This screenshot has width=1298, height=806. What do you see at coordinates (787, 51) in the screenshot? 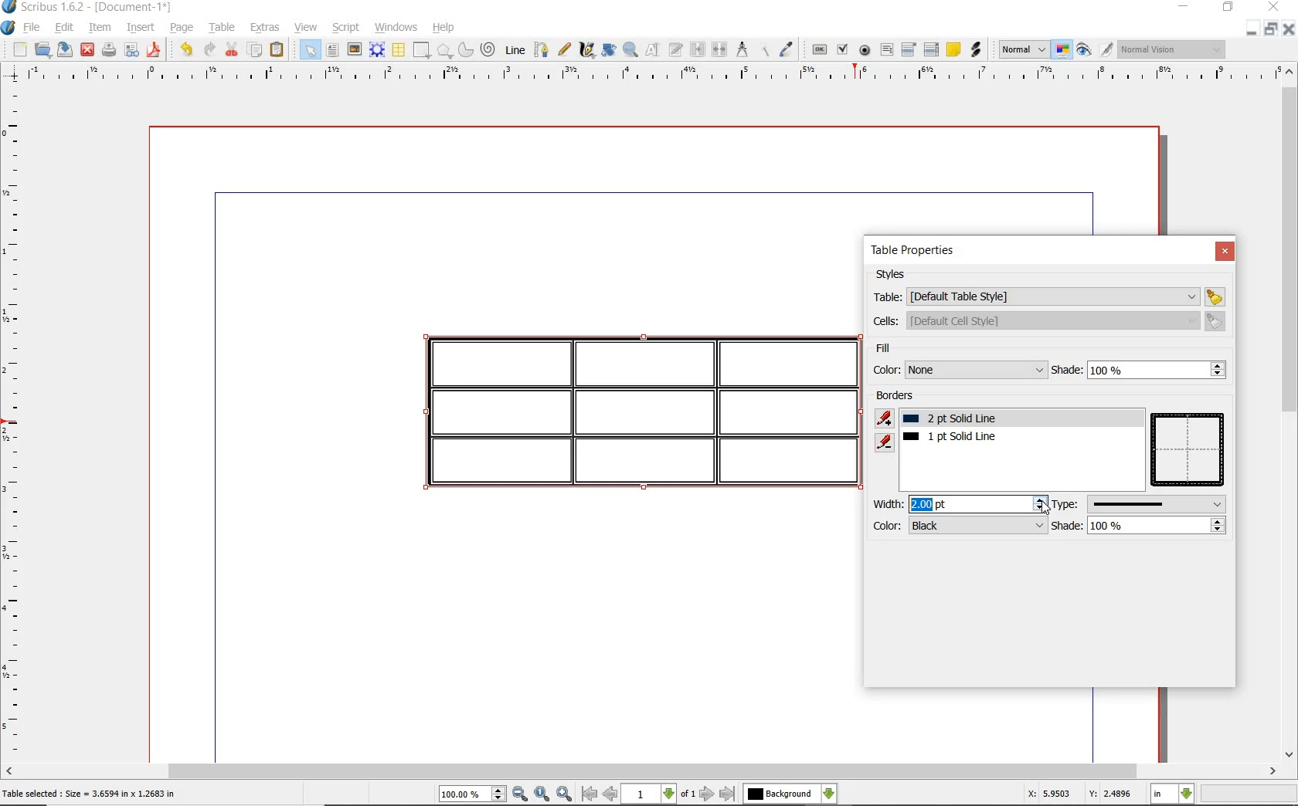
I see `eye dropper` at bounding box center [787, 51].